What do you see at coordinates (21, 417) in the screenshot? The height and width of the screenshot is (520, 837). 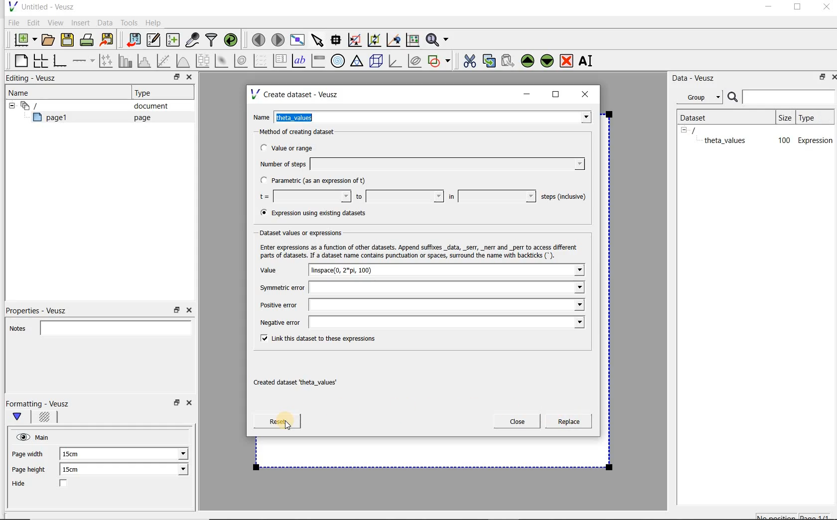 I see `Main formatting` at bounding box center [21, 417].